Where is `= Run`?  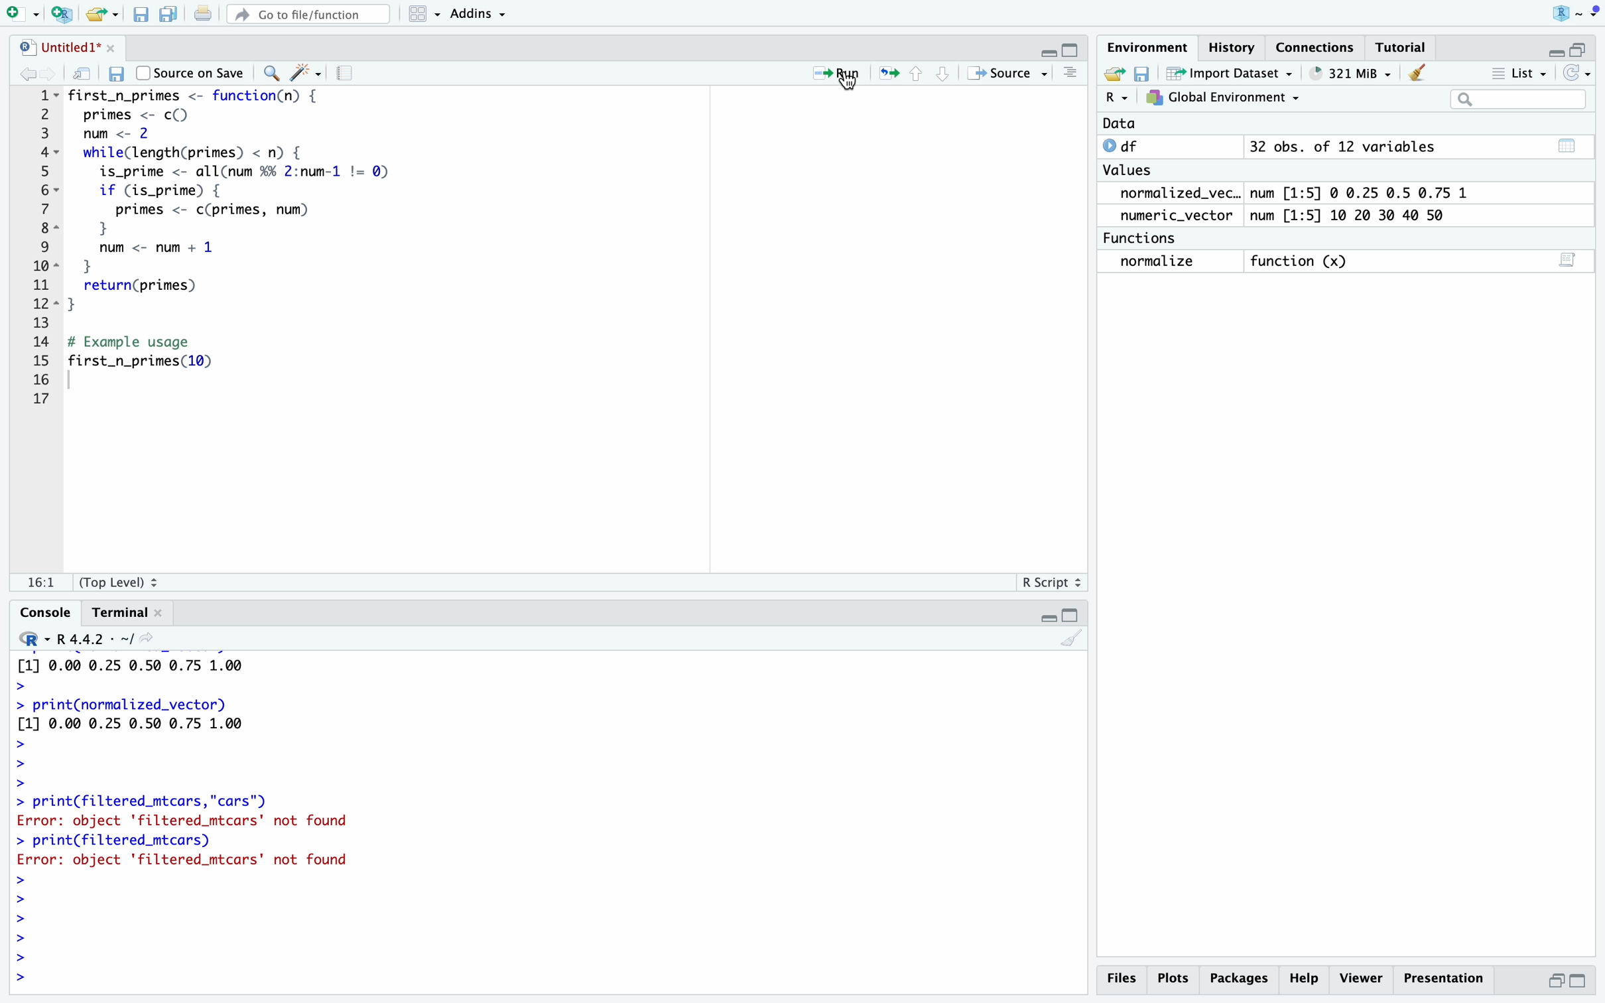
= Run is located at coordinates (840, 72).